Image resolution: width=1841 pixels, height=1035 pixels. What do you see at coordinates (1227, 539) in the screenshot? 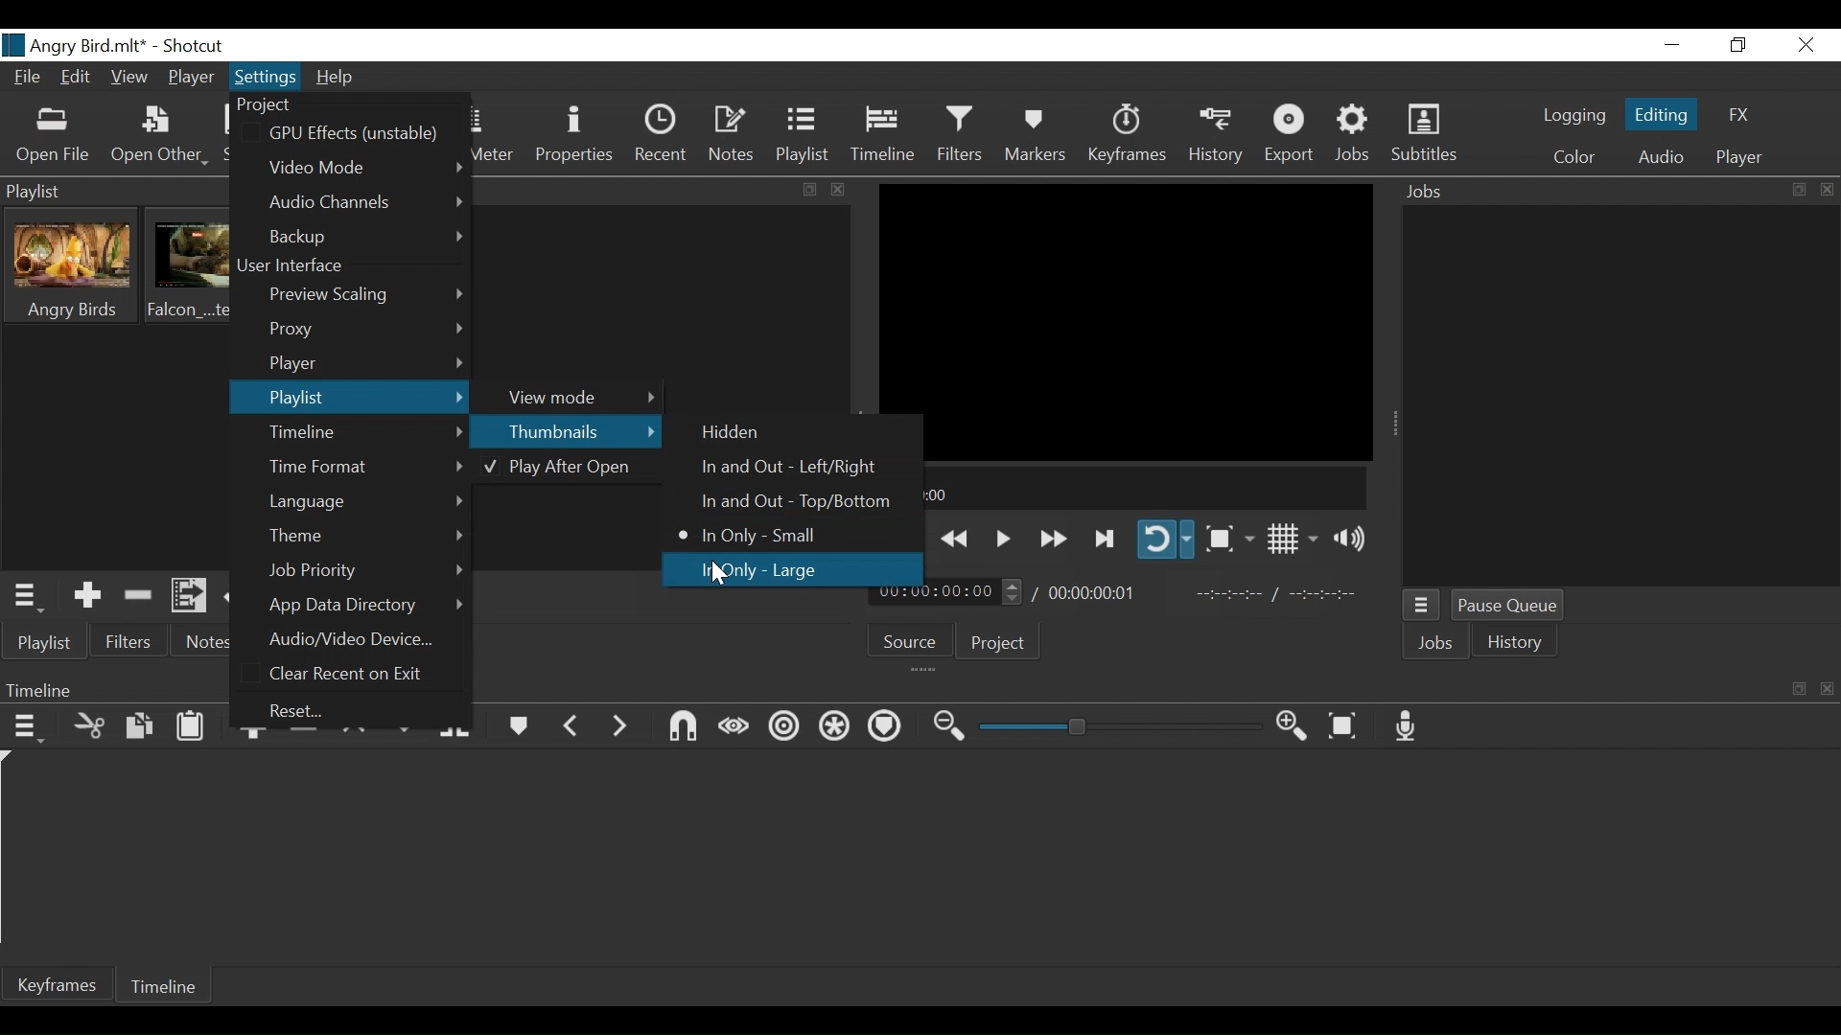
I see `Toggle Zoom` at bounding box center [1227, 539].